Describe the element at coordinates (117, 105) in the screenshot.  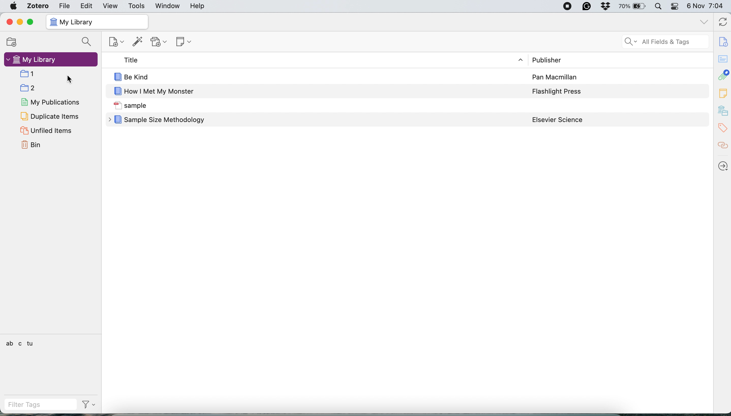
I see `icon` at that location.